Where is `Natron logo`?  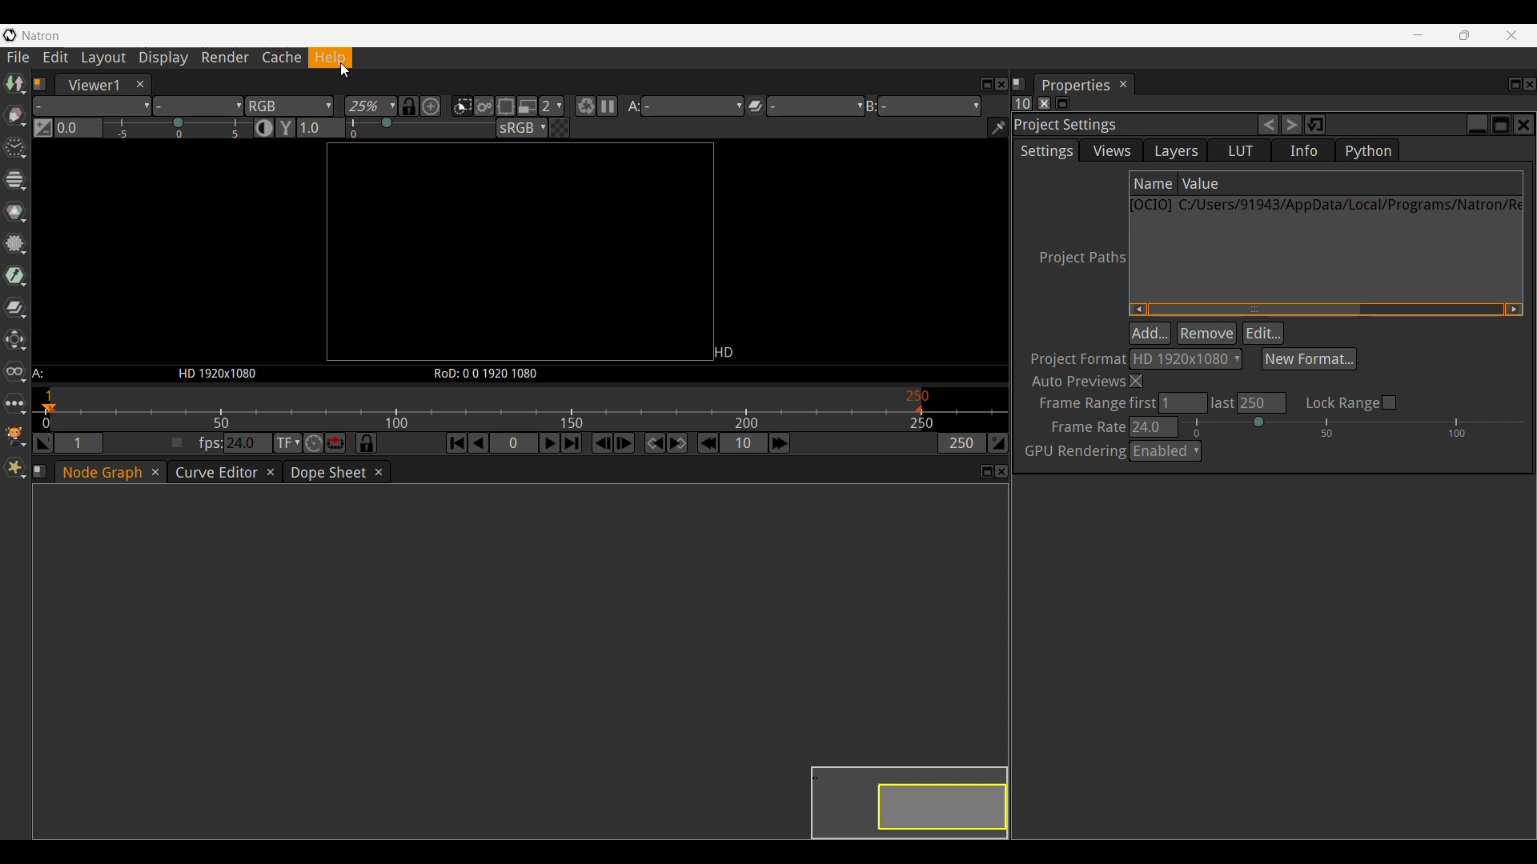
Natron logo is located at coordinates (10, 35).